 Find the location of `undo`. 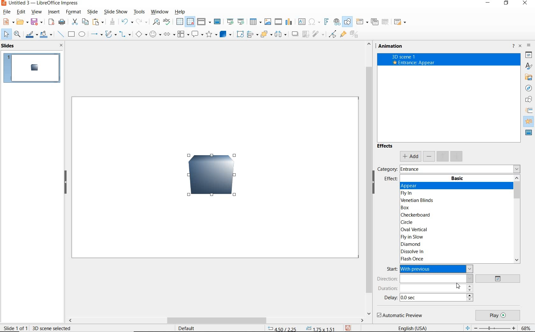

undo is located at coordinates (126, 22).